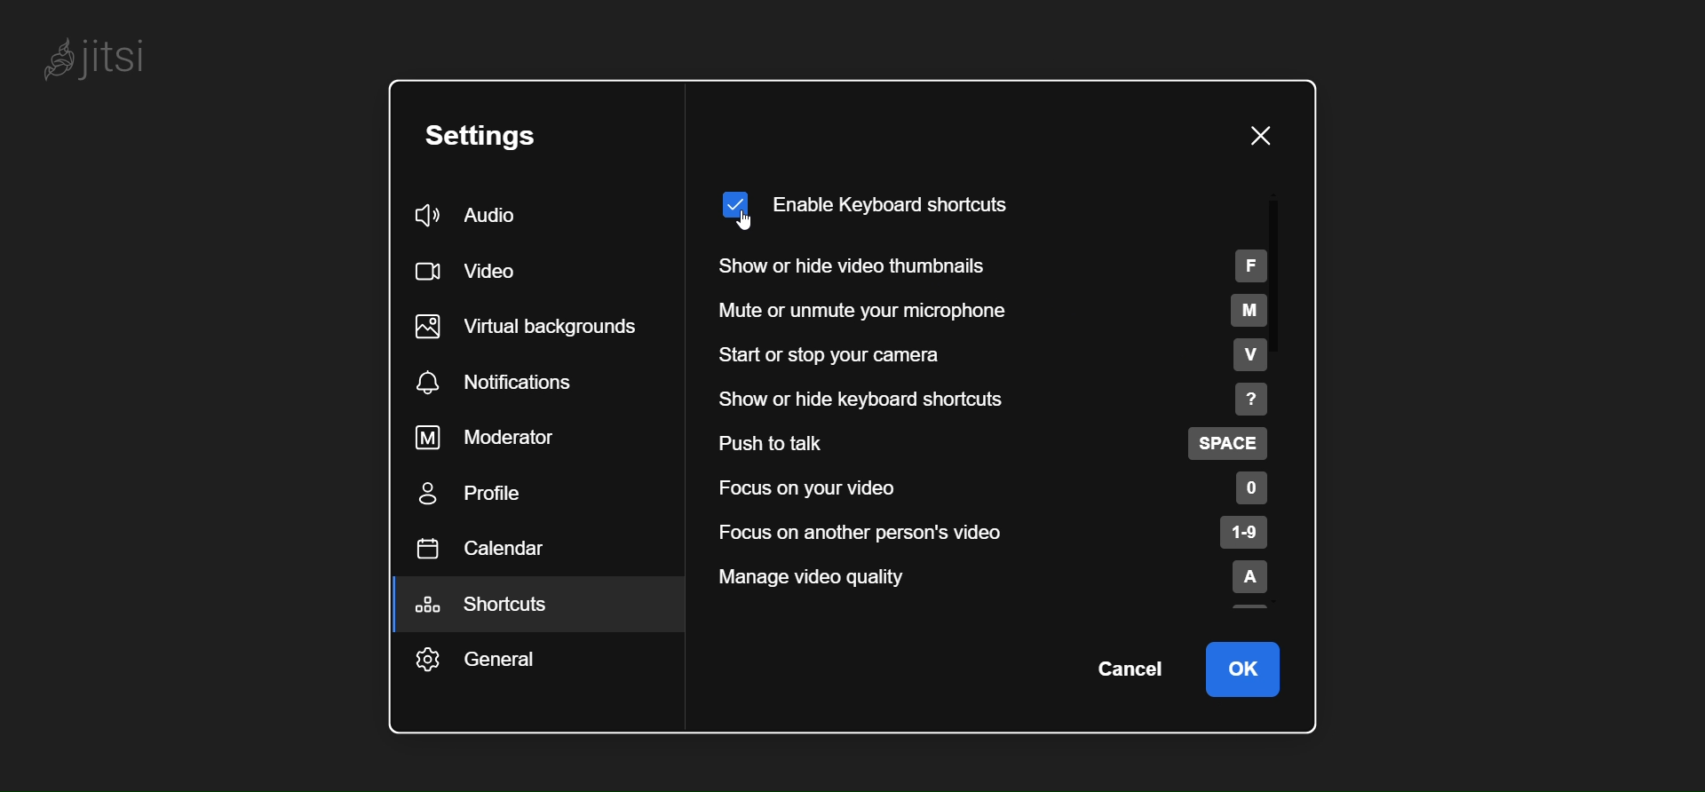 This screenshot has width=1705, height=792. I want to click on start or stop your camera, so click(1007, 352).